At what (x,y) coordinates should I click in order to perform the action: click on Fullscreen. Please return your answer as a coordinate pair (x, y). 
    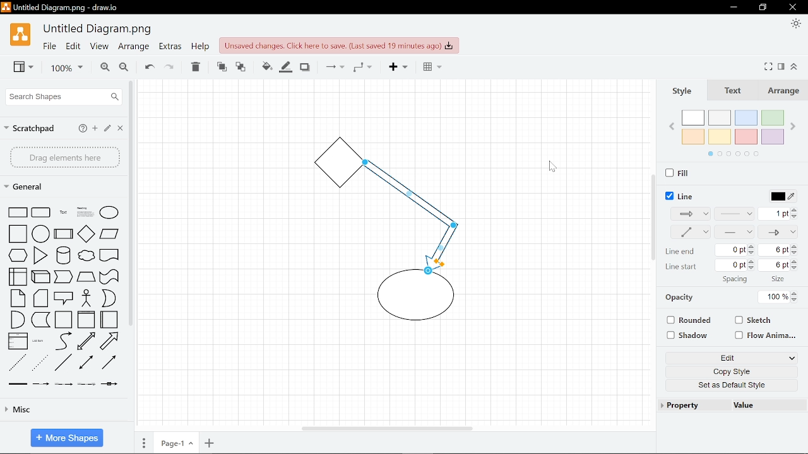
    Looking at the image, I should click on (769, 66).